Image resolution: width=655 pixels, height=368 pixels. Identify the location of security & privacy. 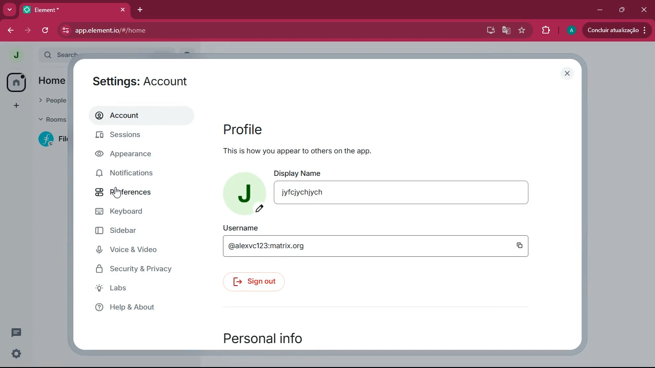
(140, 268).